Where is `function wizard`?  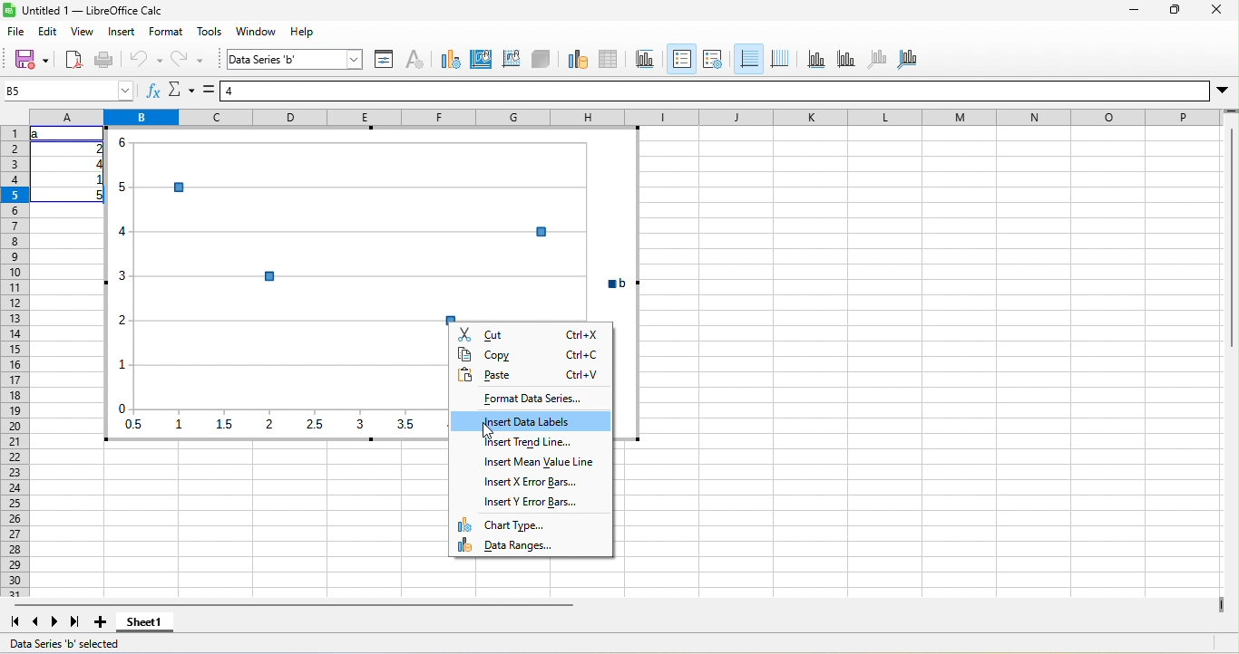 function wizard is located at coordinates (154, 90).